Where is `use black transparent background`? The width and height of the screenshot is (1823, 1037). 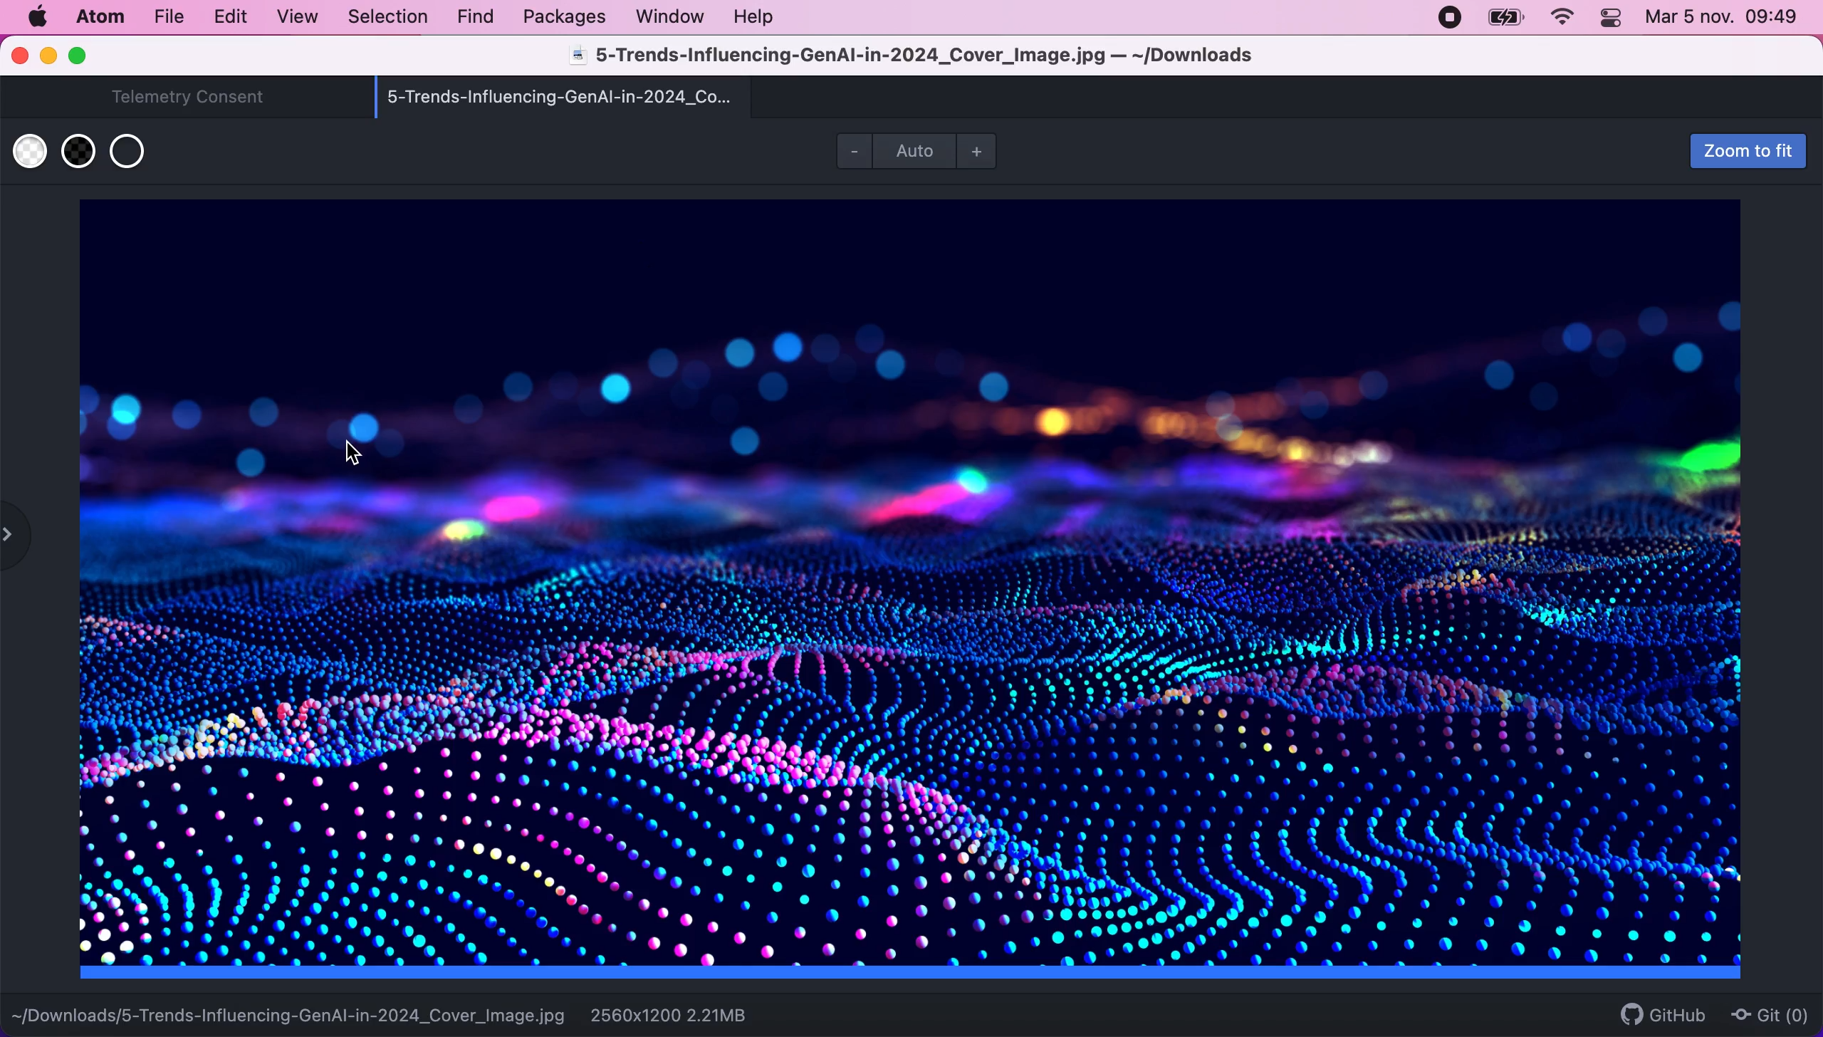
use black transparent background is located at coordinates (83, 152).